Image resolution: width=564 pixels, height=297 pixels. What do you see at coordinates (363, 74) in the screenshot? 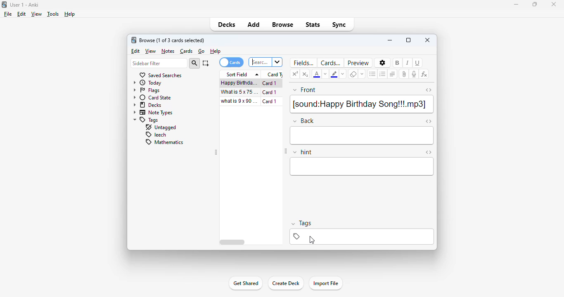
I see `select formatting to remove` at bounding box center [363, 74].